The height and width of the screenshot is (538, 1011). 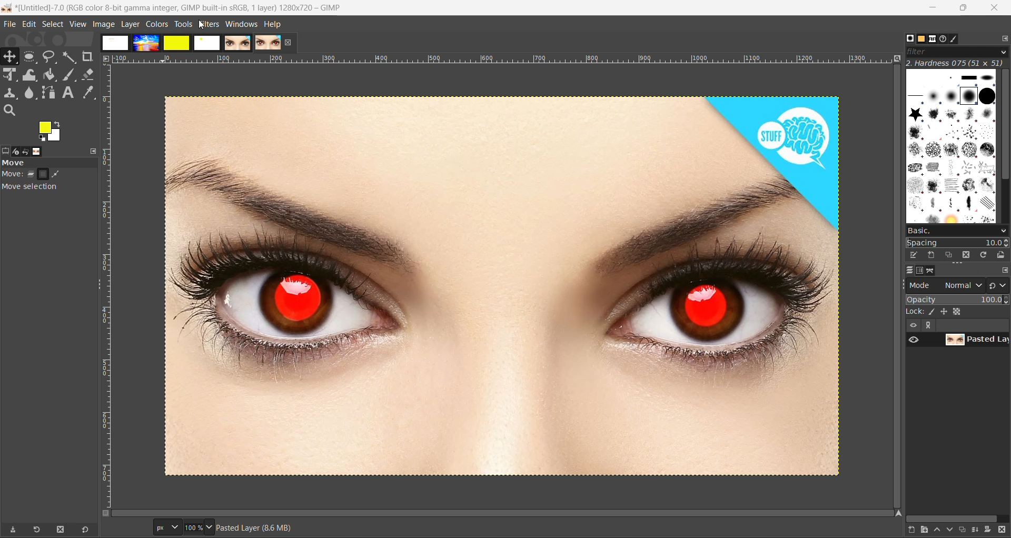 I want to click on images, so click(x=41, y=151).